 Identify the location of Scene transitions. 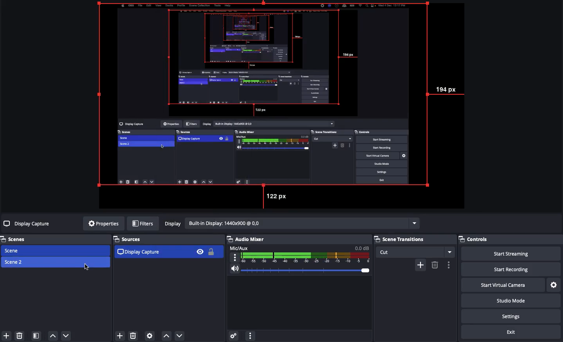
(413, 239).